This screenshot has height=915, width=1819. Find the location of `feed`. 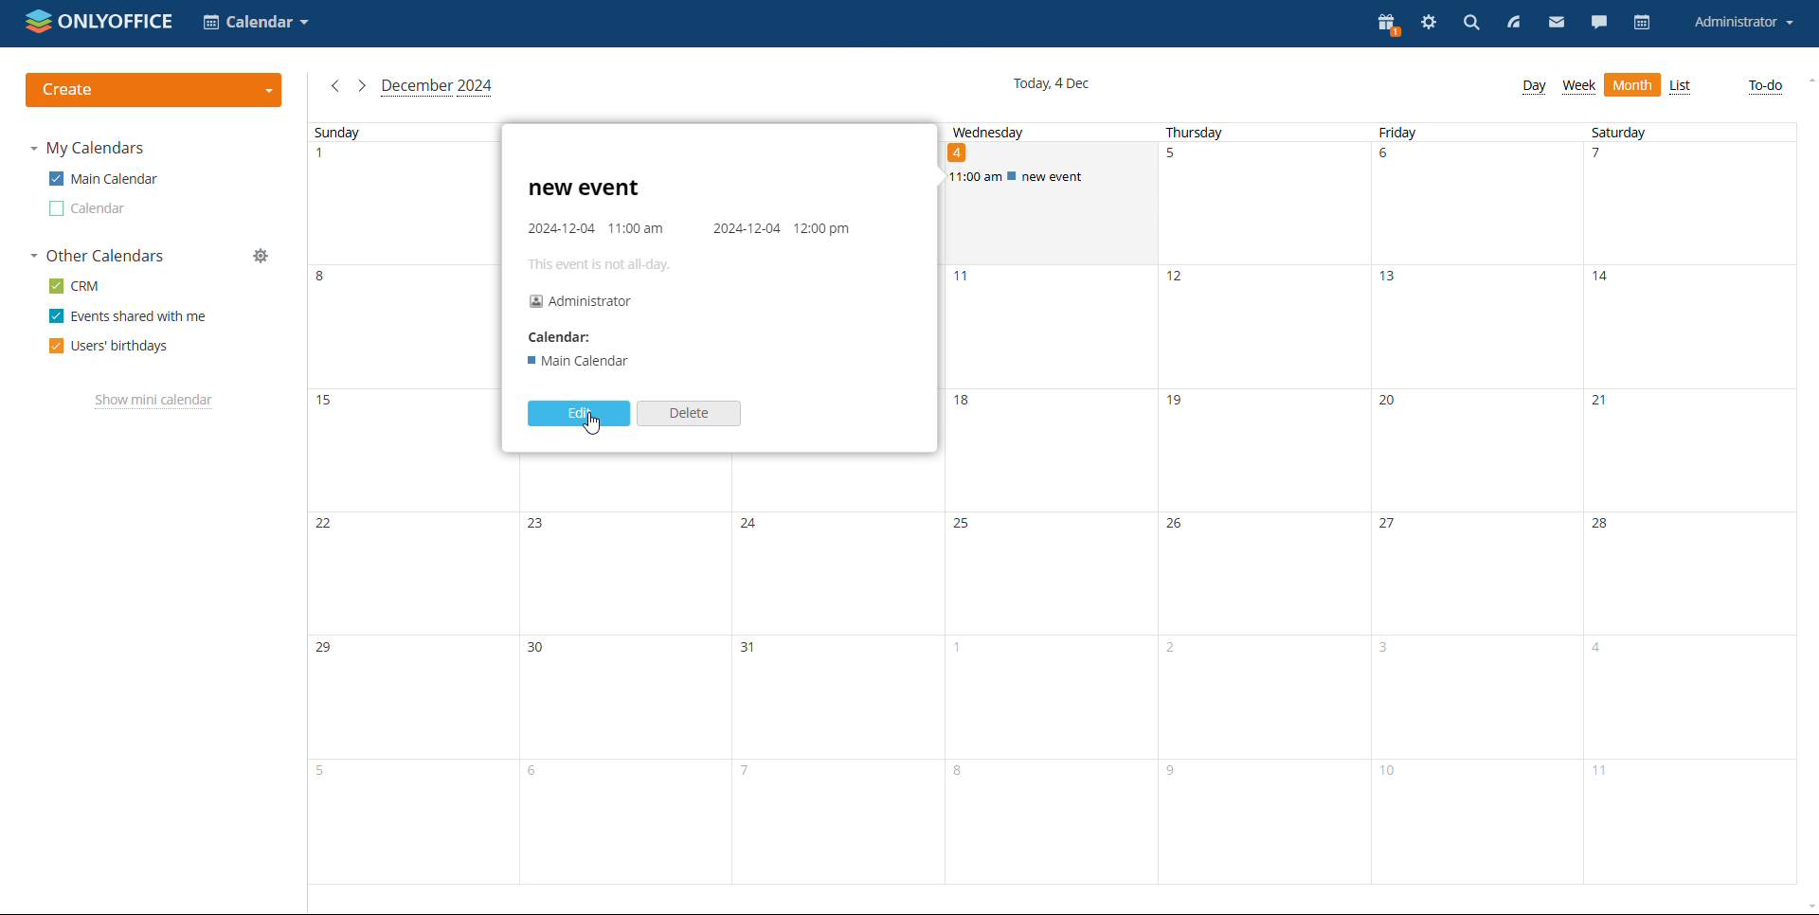

feed is located at coordinates (1514, 24).